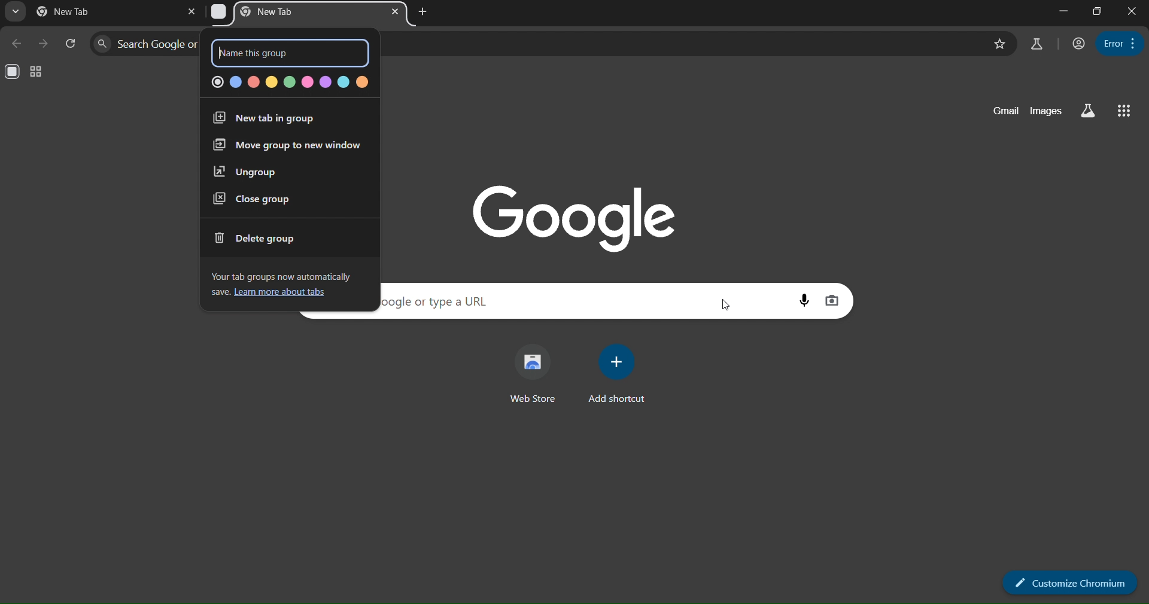 This screenshot has height=604, width=1149. What do you see at coordinates (42, 45) in the screenshot?
I see `go forward one page` at bounding box center [42, 45].